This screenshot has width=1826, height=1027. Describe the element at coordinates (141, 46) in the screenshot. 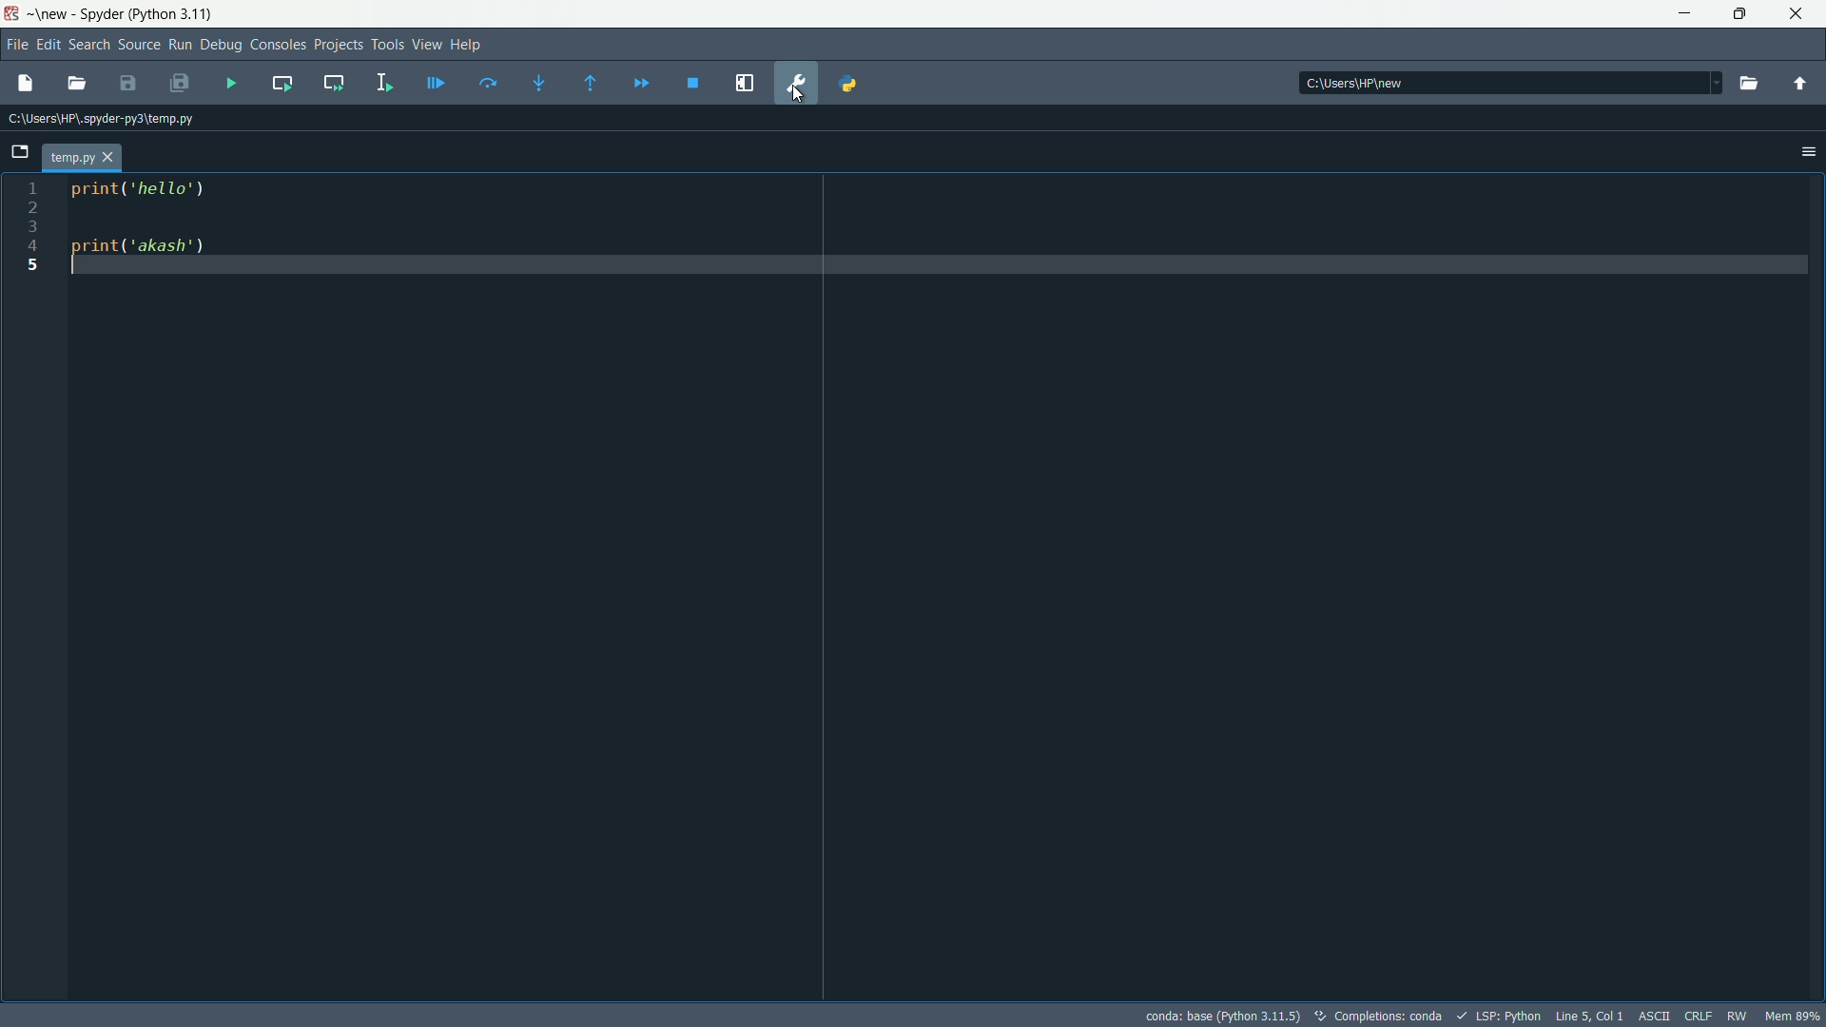

I see `source menu` at that location.